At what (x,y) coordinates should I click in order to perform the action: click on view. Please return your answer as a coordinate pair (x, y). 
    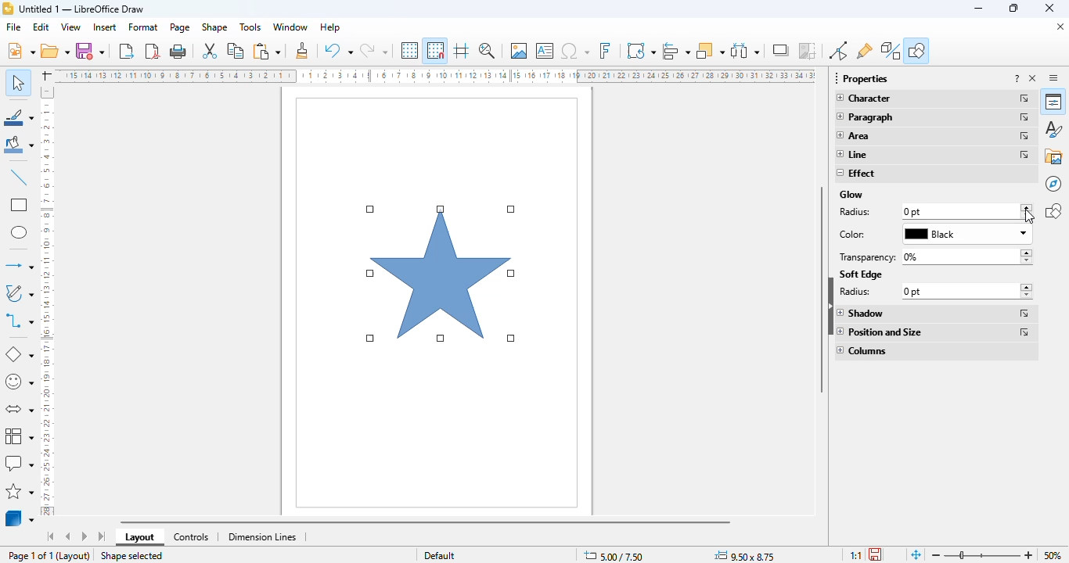
    Looking at the image, I should click on (70, 27).